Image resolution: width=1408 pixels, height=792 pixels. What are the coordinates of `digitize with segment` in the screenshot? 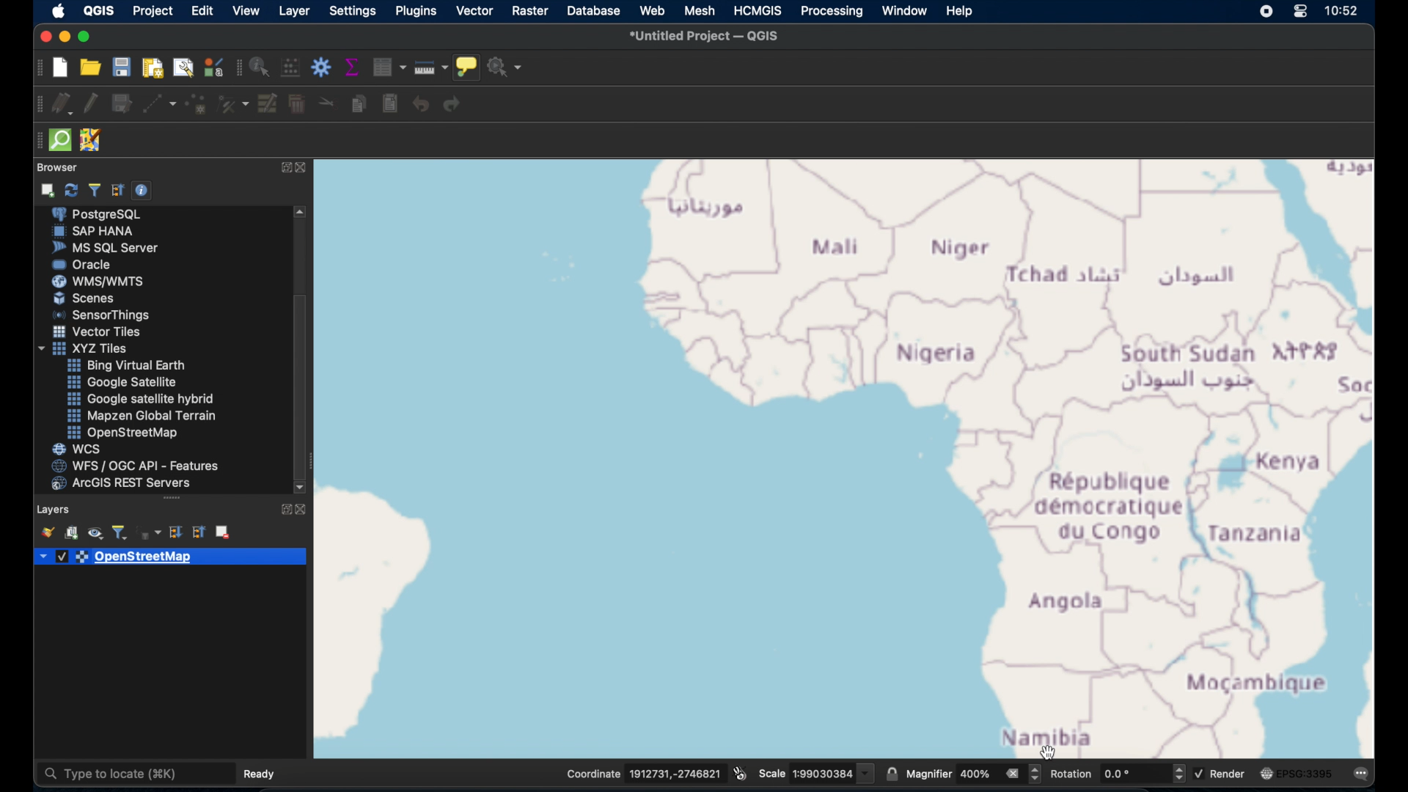 It's located at (158, 106).